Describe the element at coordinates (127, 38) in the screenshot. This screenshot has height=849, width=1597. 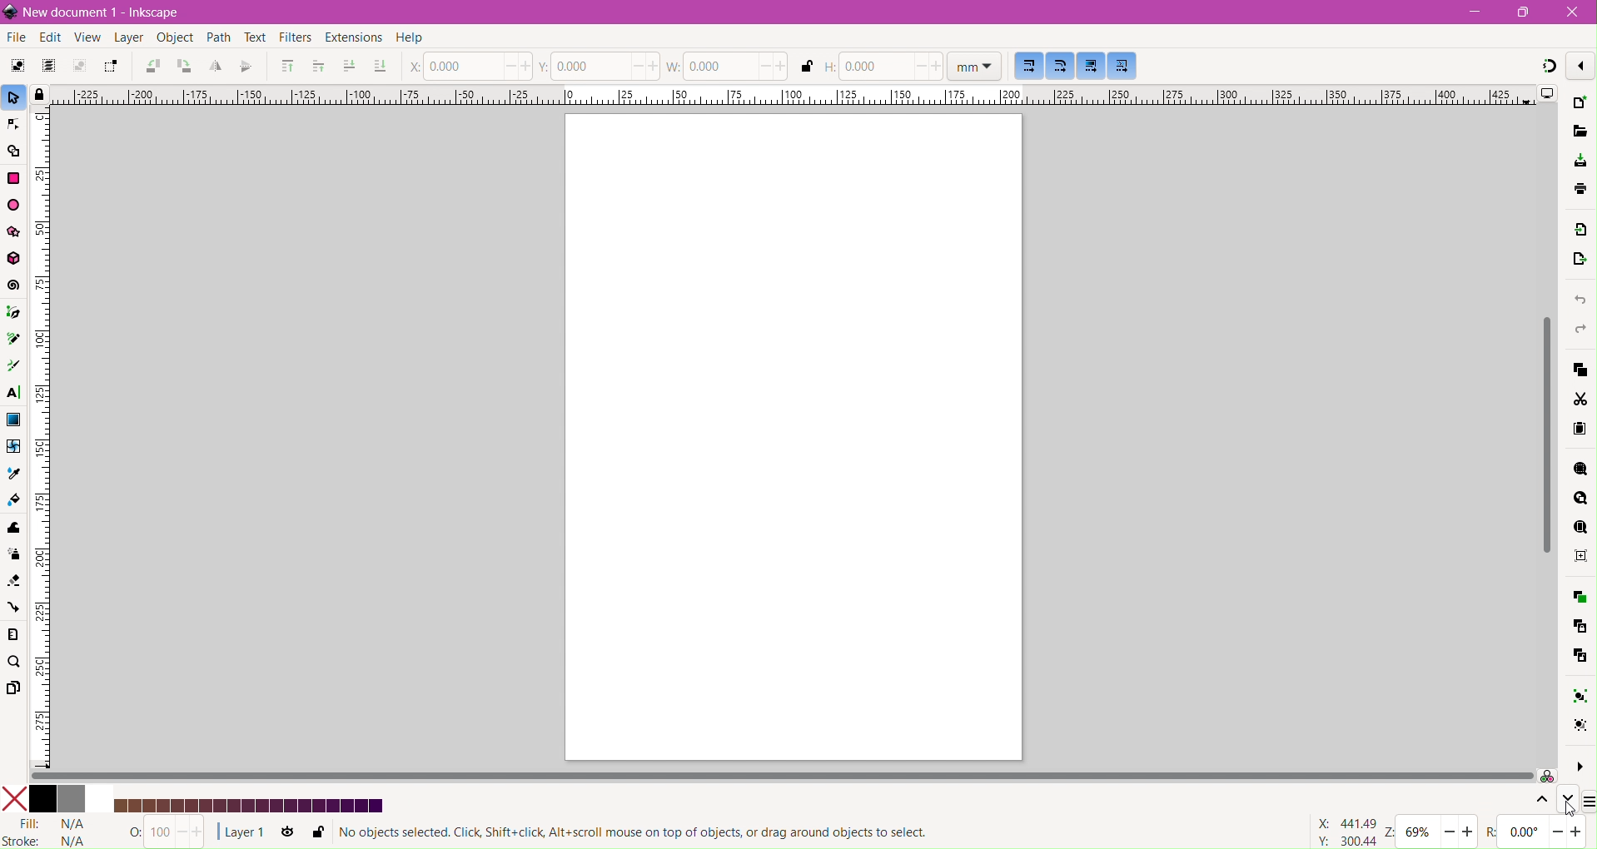
I see `Layer` at that location.